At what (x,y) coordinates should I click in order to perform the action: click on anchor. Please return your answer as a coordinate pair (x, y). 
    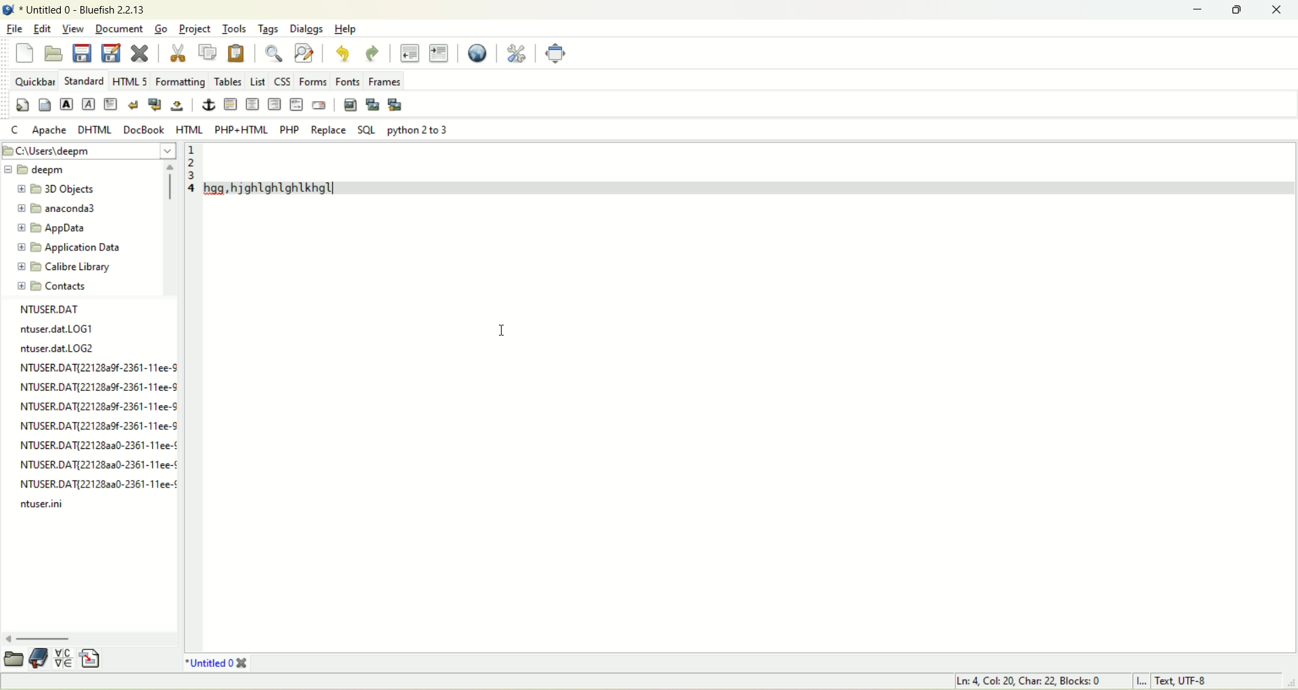
    Looking at the image, I should click on (206, 104).